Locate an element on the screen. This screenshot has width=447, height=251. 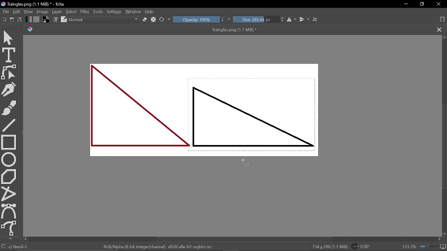
Filter is located at coordinates (85, 12).